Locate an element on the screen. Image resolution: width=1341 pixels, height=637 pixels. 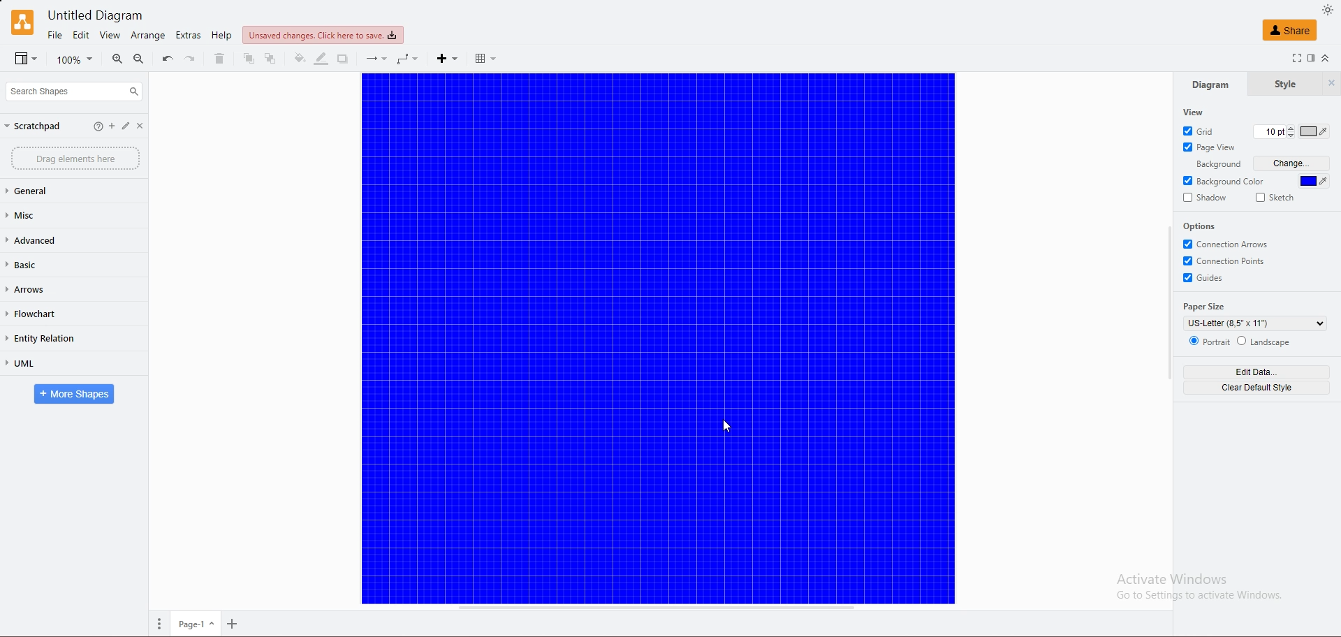
zoom in is located at coordinates (119, 59).